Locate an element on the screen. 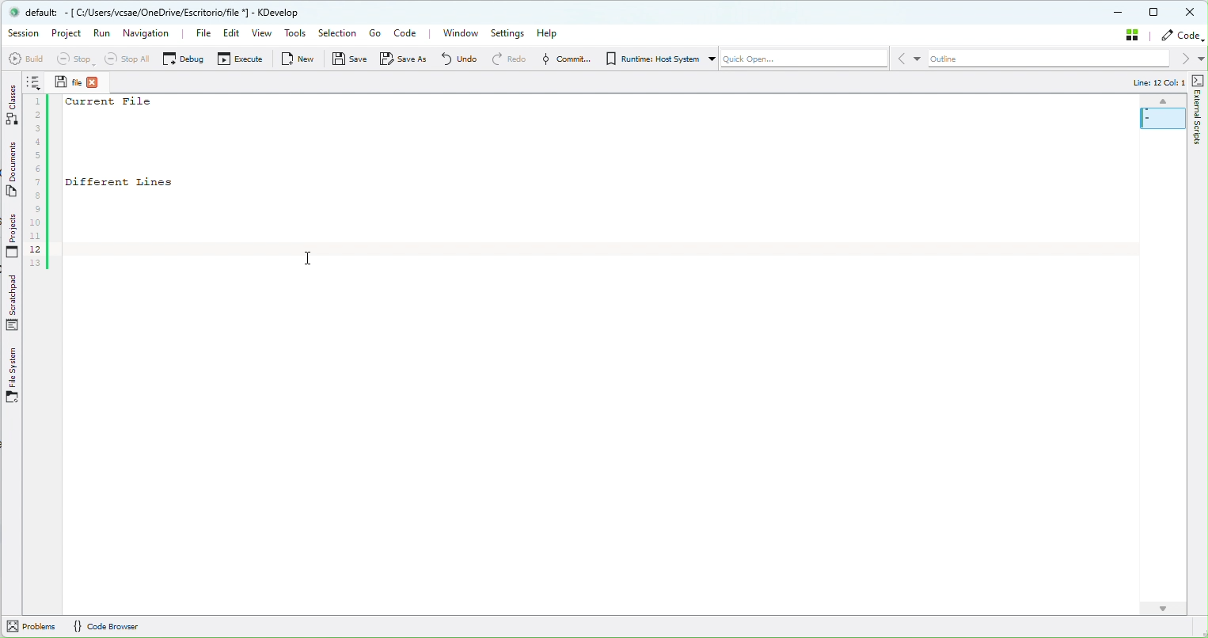 Image resolution: width=1208 pixels, height=638 pixels. Line: 12 Col: 1 is located at coordinates (1157, 83).